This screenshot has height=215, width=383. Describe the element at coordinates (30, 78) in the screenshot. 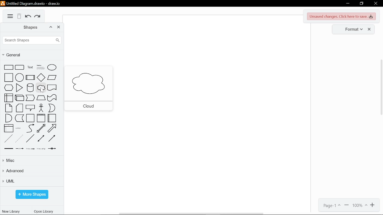

I see `process` at that location.